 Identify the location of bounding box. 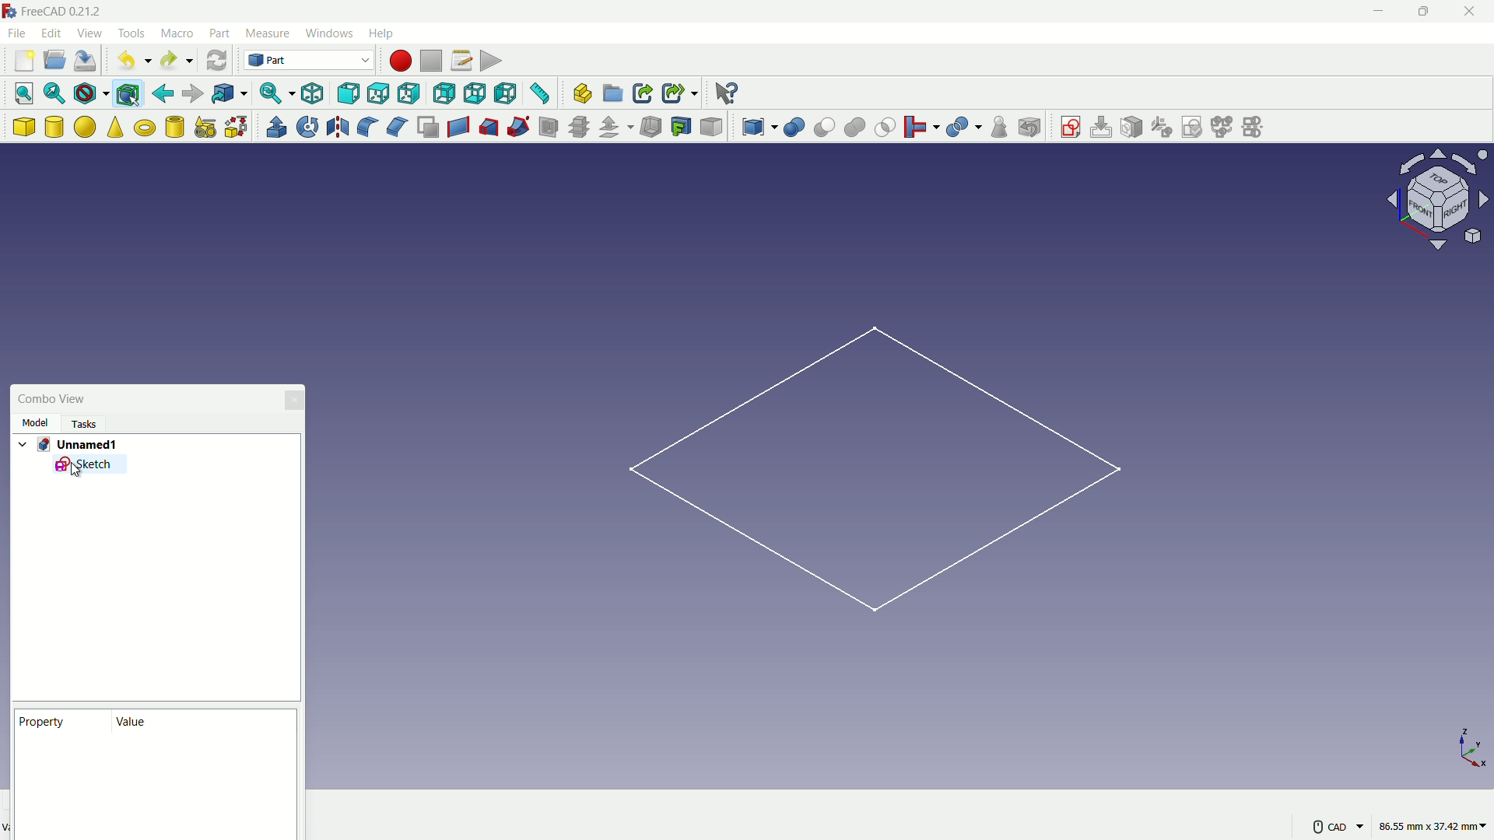
(128, 95).